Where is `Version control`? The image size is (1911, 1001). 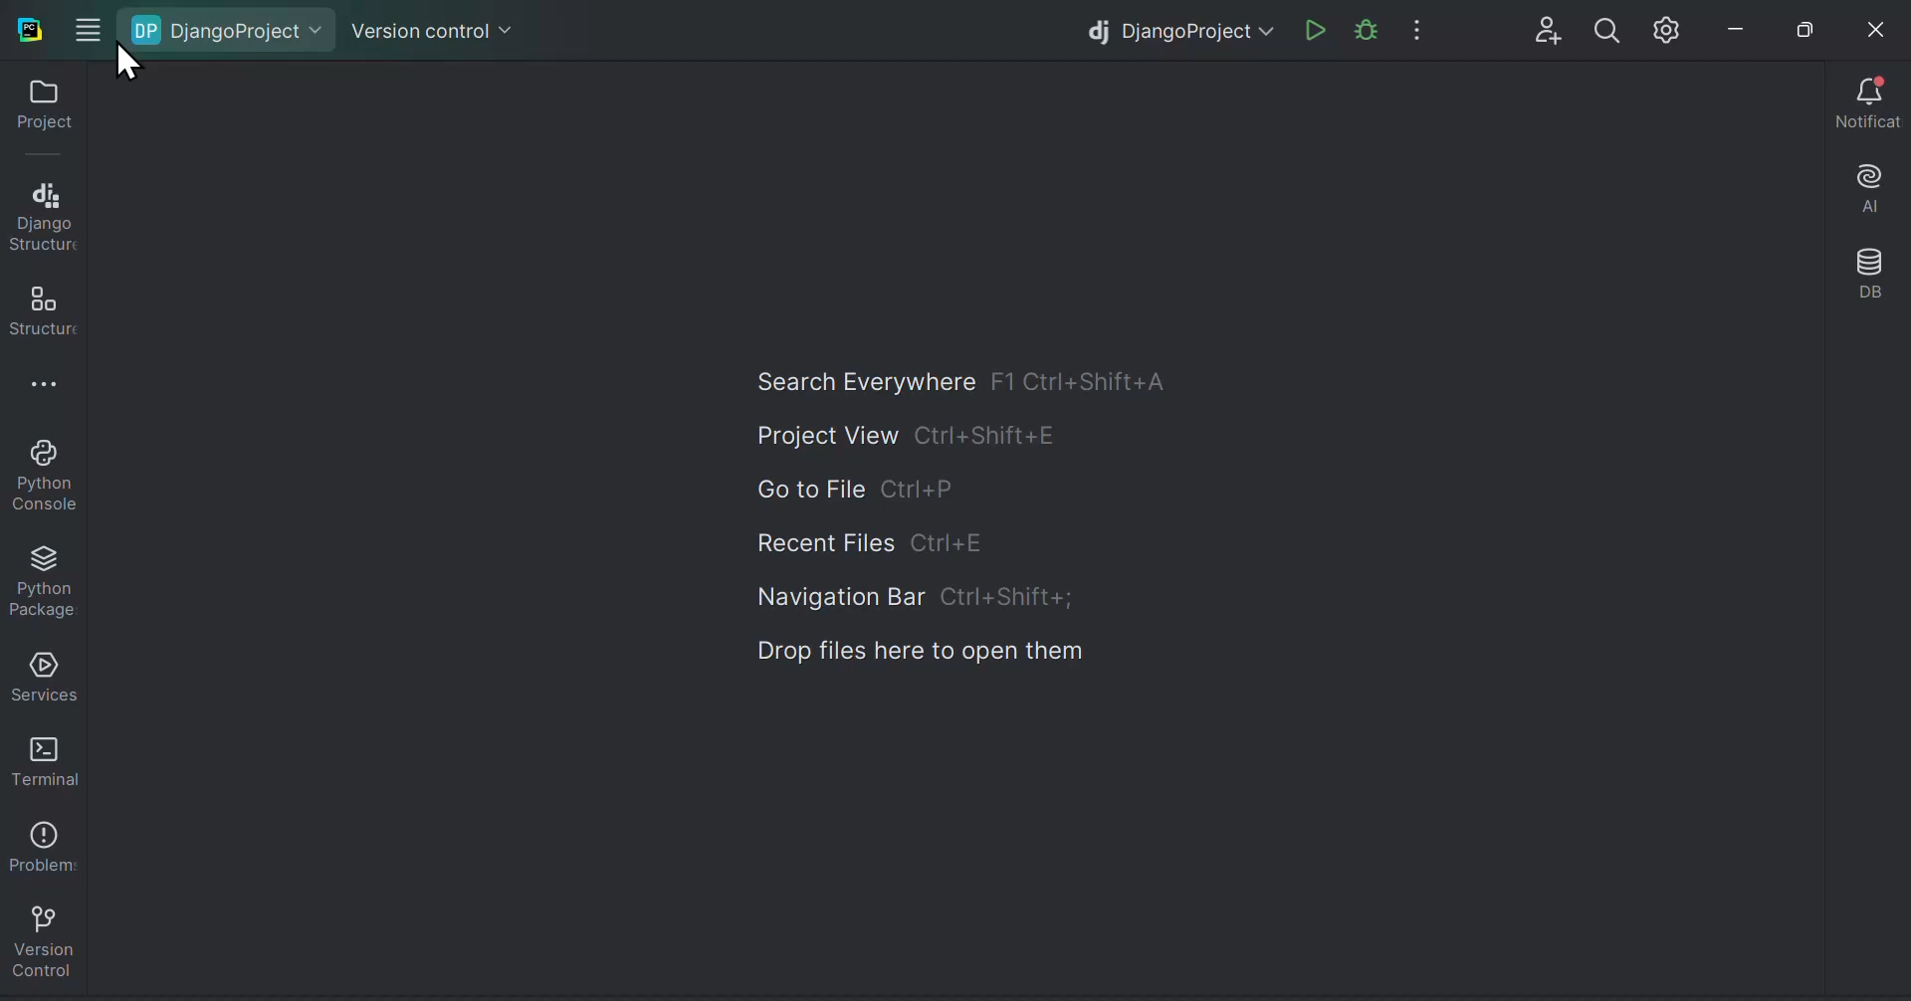 Version control is located at coordinates (42, 936).